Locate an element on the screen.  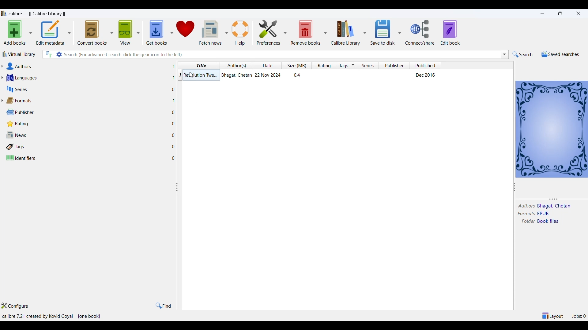
publisher is located at coordinates (396, 65).